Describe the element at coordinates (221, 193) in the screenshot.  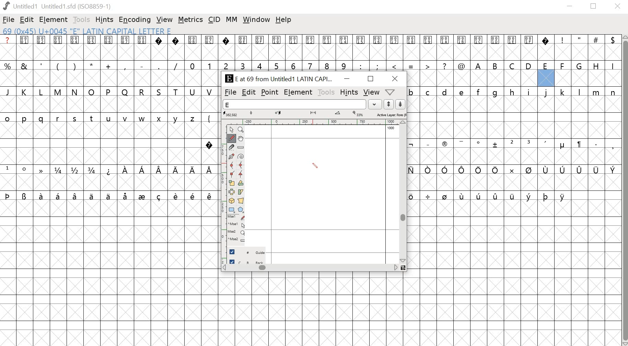
I see `ruler` at that location.